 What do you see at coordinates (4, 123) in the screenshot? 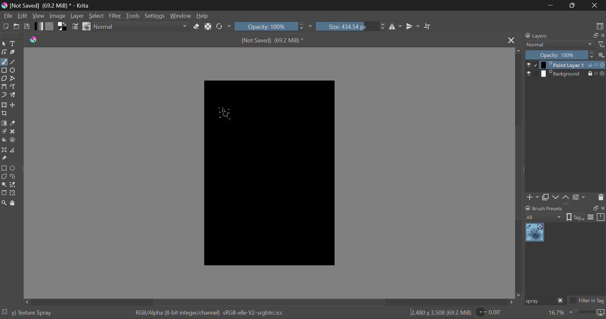
I see `Gradient Fill` at bounding box center [4, 123].